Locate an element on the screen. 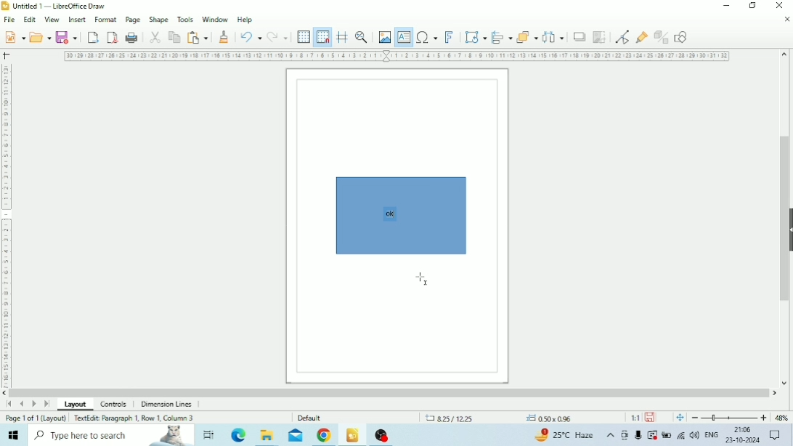 Image resolution: width=793 pixels, height=446 pixels. Clone Formatting is located at coordinates (225, 37).